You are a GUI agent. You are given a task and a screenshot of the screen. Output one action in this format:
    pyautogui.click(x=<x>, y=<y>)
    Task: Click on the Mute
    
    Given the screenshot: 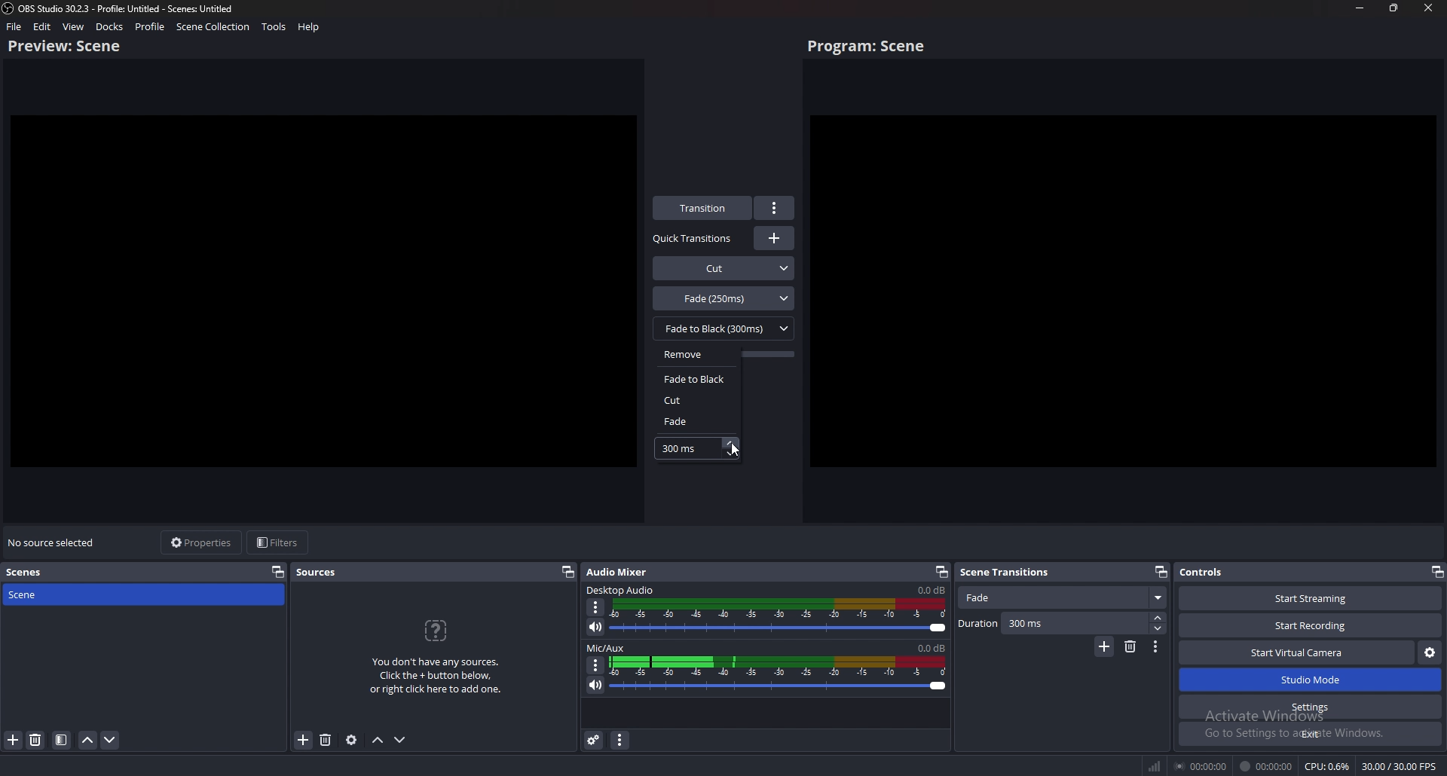 What is the action you would take?
    pyautogui.click(x=597, y=628)
    